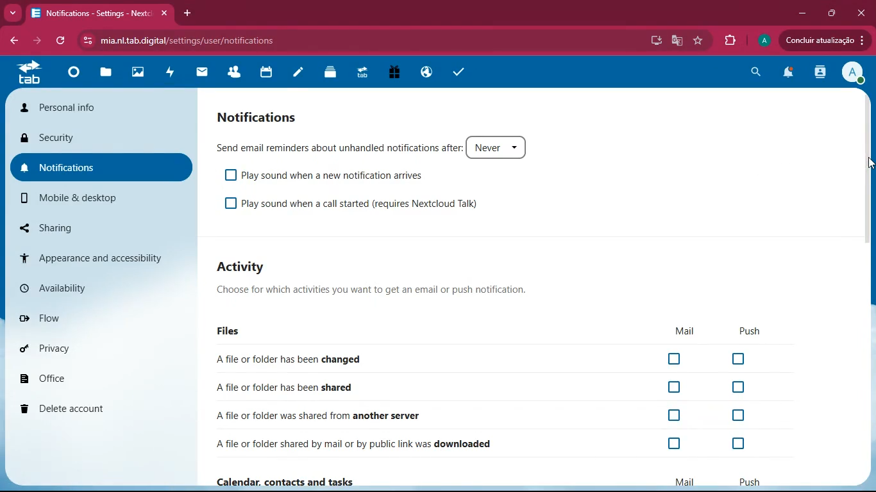  What do you see at coordinates (700, 42) in the screenshot?
I see `favourite` at bounding box center [700, 42].